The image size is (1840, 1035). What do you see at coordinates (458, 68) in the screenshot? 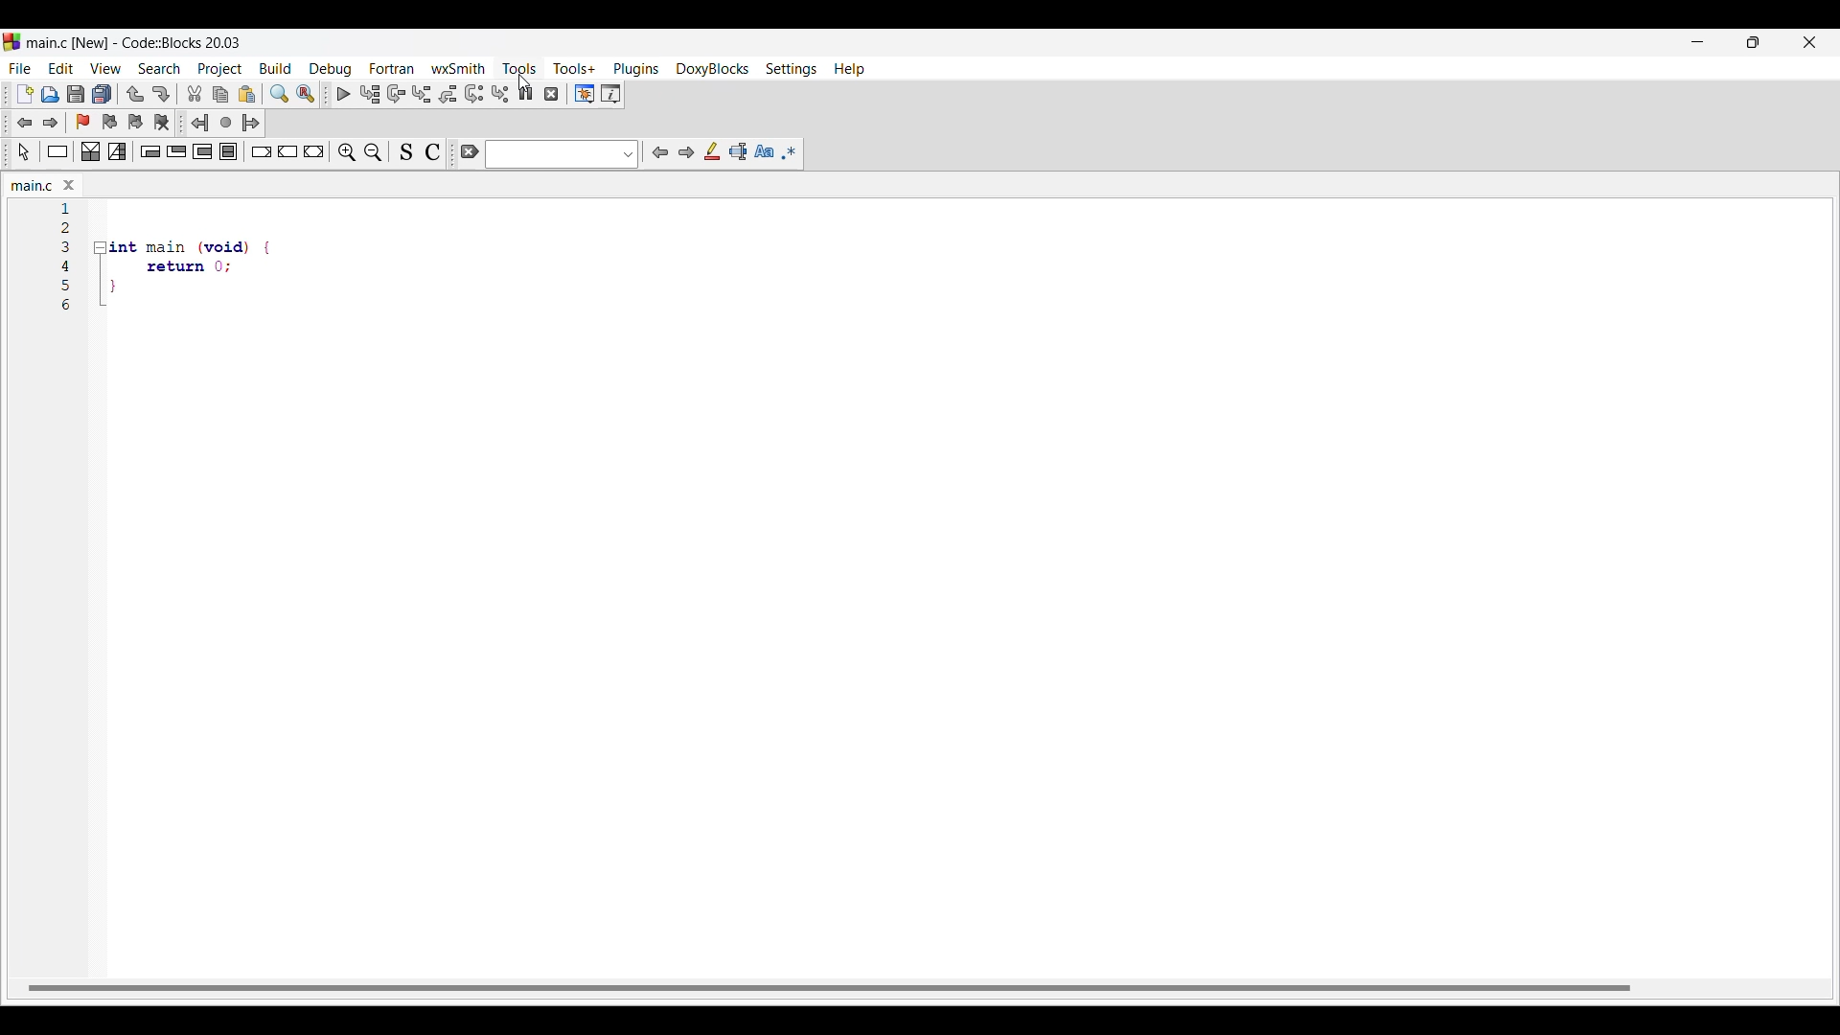
I see `wxSmith menu` at bounding box center [458, 68].